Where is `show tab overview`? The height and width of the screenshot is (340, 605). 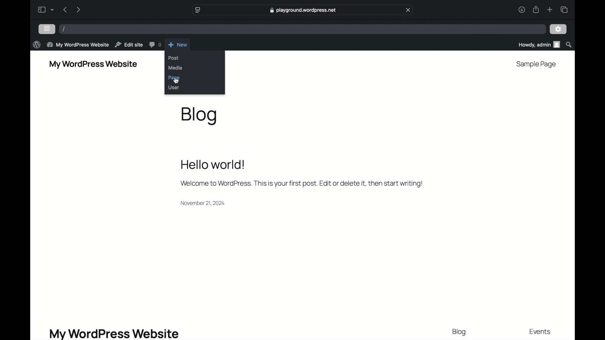
show tab overview is located at coordinates (564, 9).